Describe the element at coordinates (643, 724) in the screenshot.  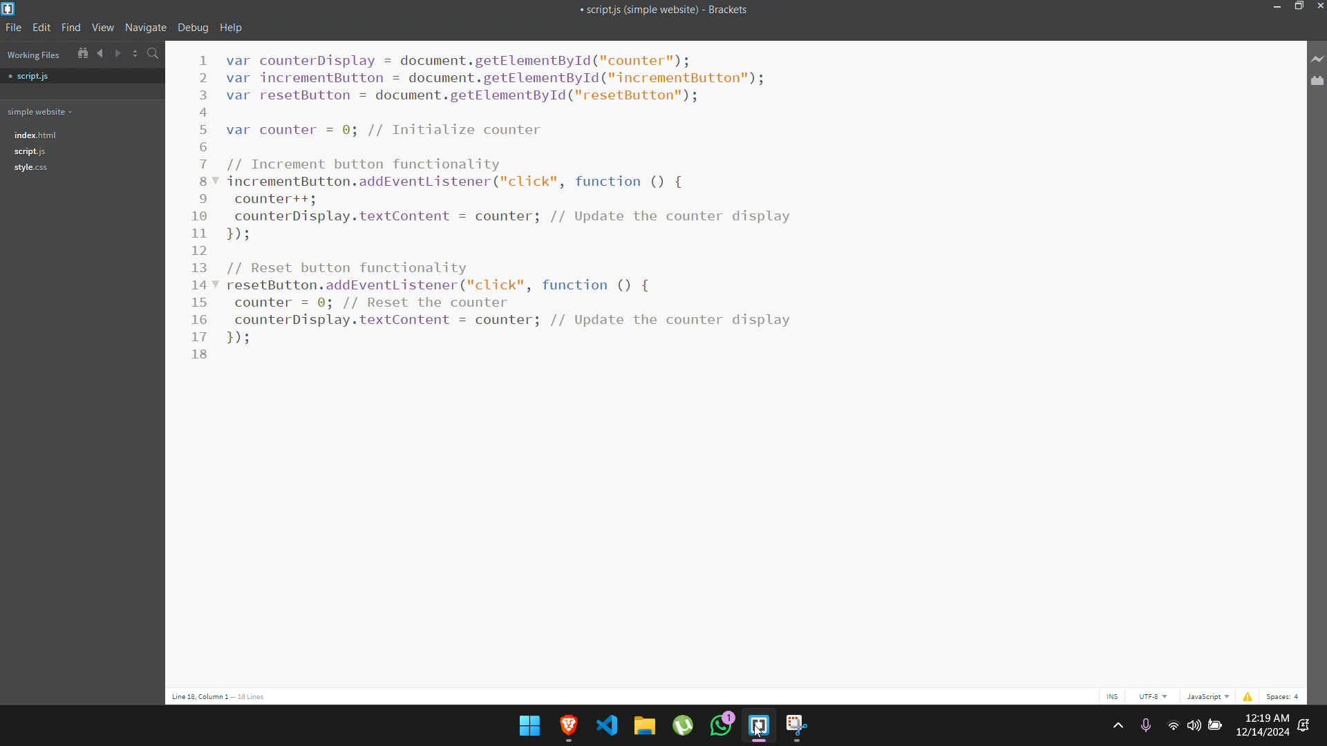
I see `file explorer` at that location.